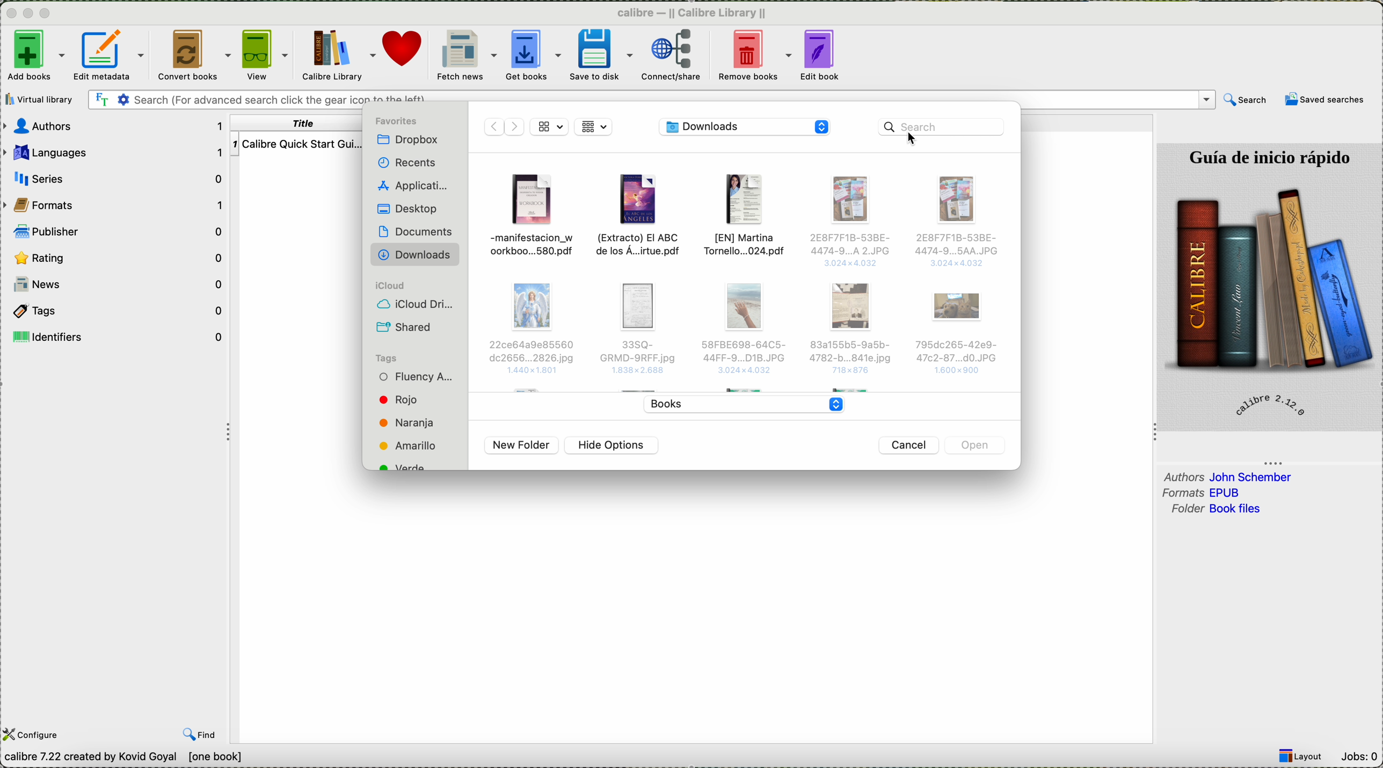 The height and width of the screenshot is (768, 1383). I want to click on authors, so click(1229, 477).